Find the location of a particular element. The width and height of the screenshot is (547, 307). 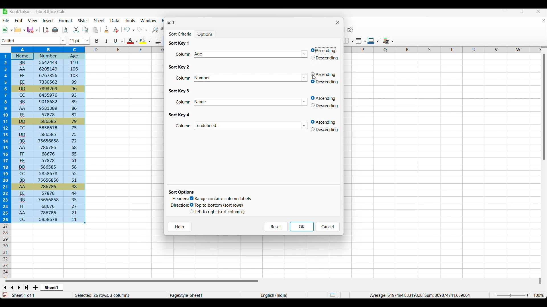

descending is located at coordinates (325, 82).